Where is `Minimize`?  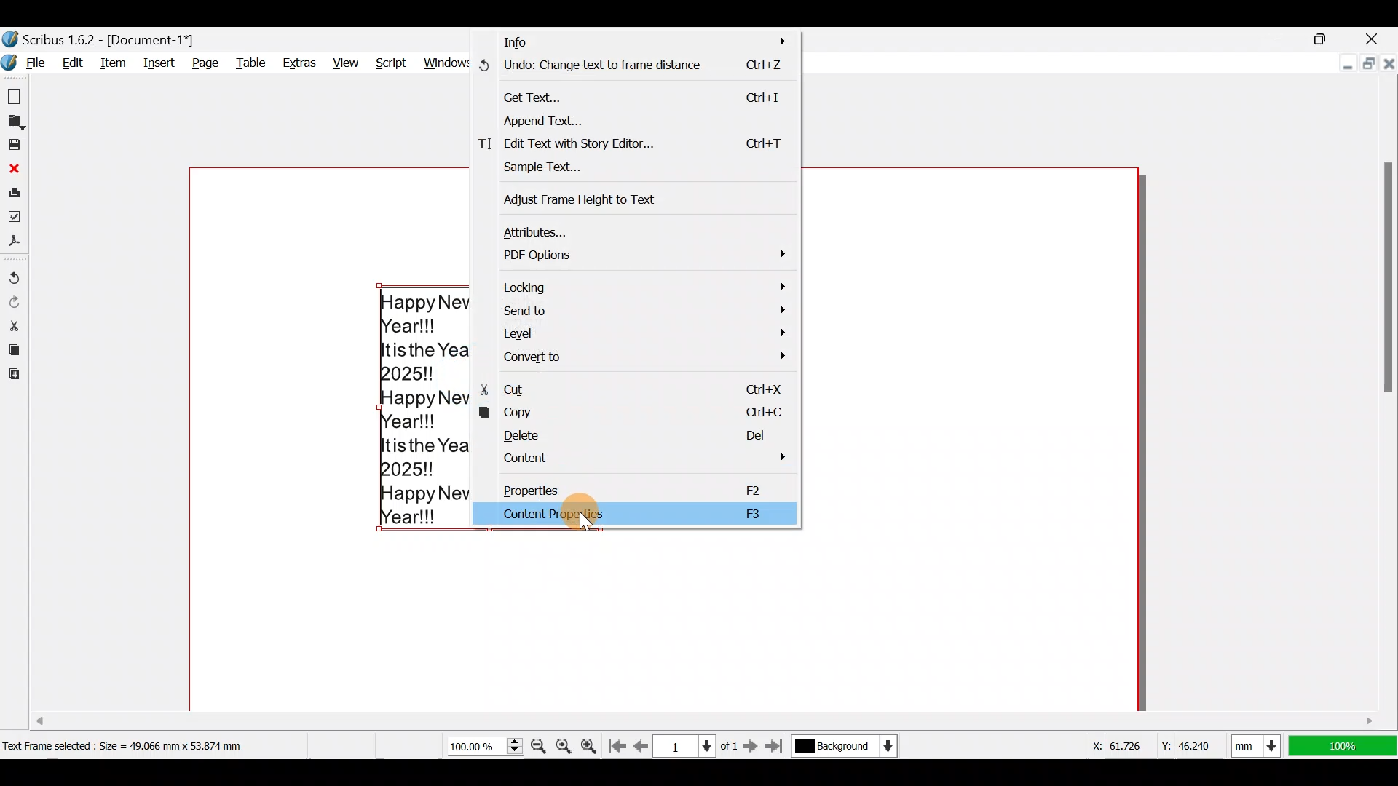
Minimize is located at coordinates (1275, 39).